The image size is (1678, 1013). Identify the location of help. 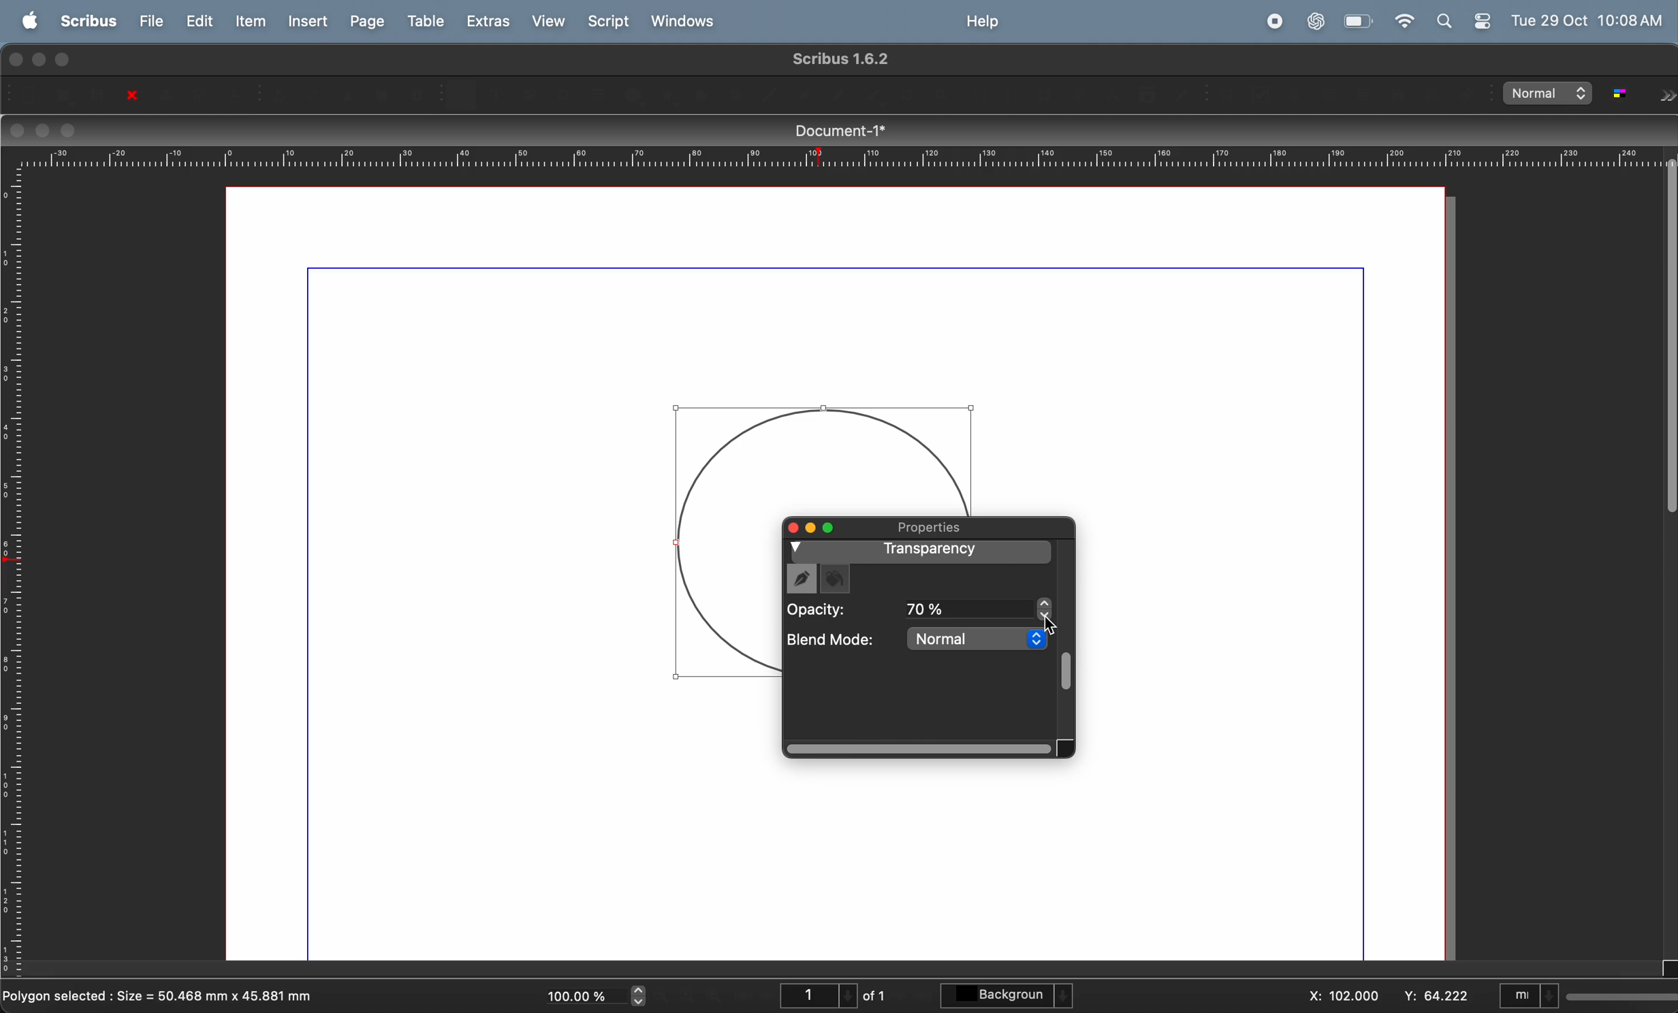
(984, 22).